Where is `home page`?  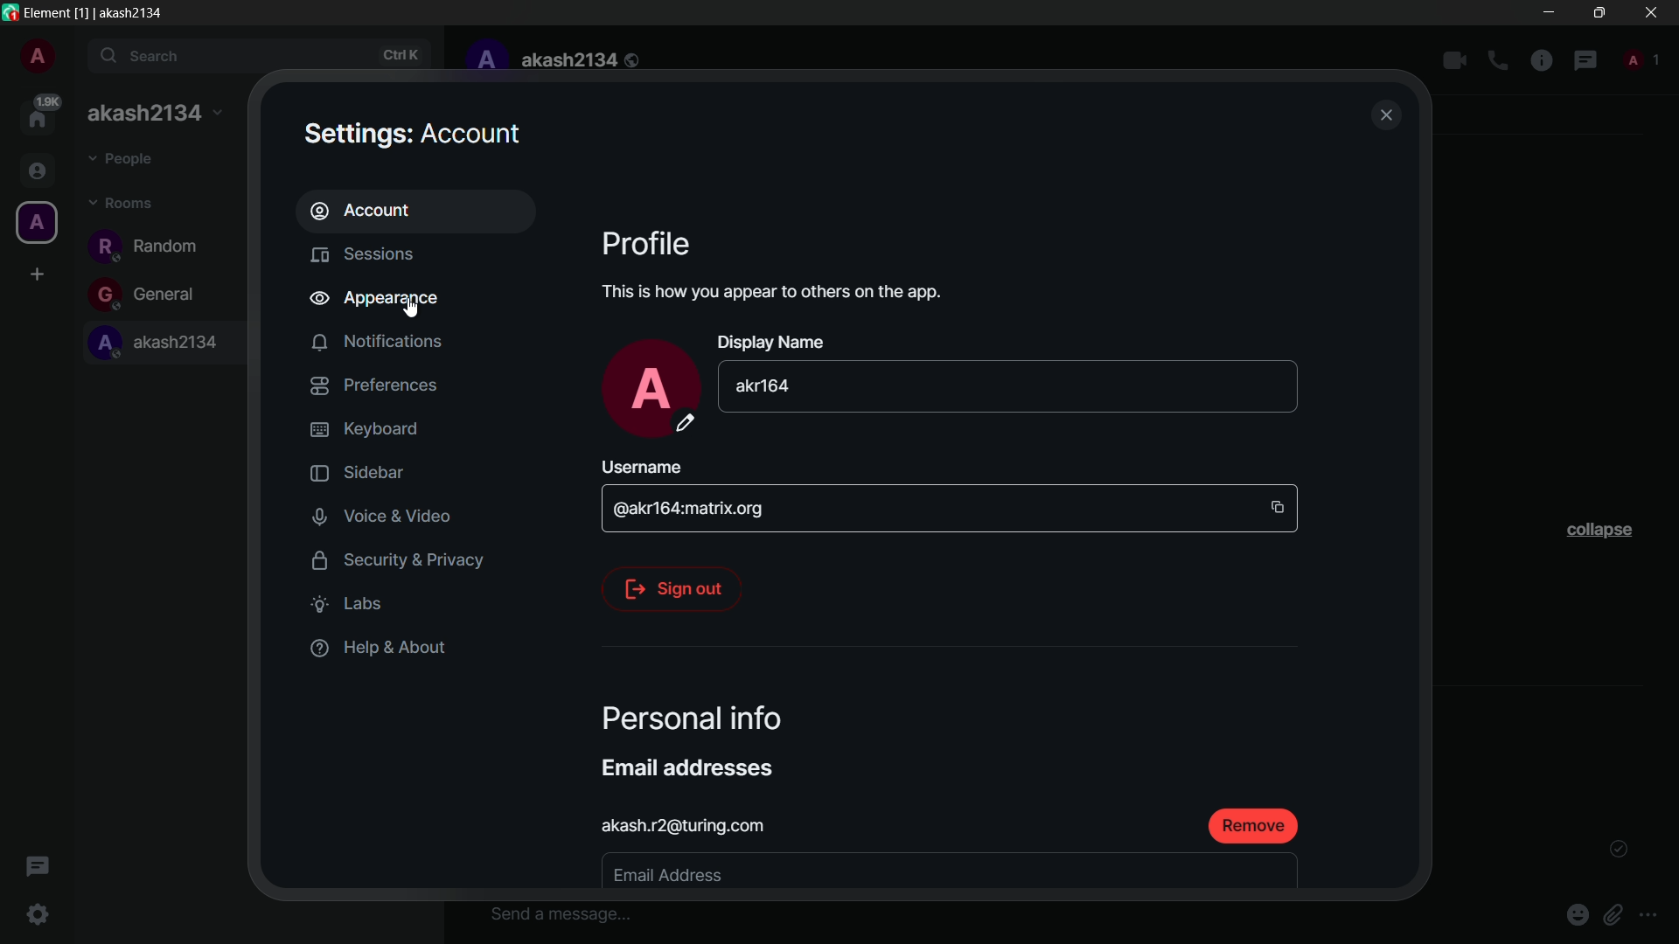 home page is located at coordinates (40, 114).